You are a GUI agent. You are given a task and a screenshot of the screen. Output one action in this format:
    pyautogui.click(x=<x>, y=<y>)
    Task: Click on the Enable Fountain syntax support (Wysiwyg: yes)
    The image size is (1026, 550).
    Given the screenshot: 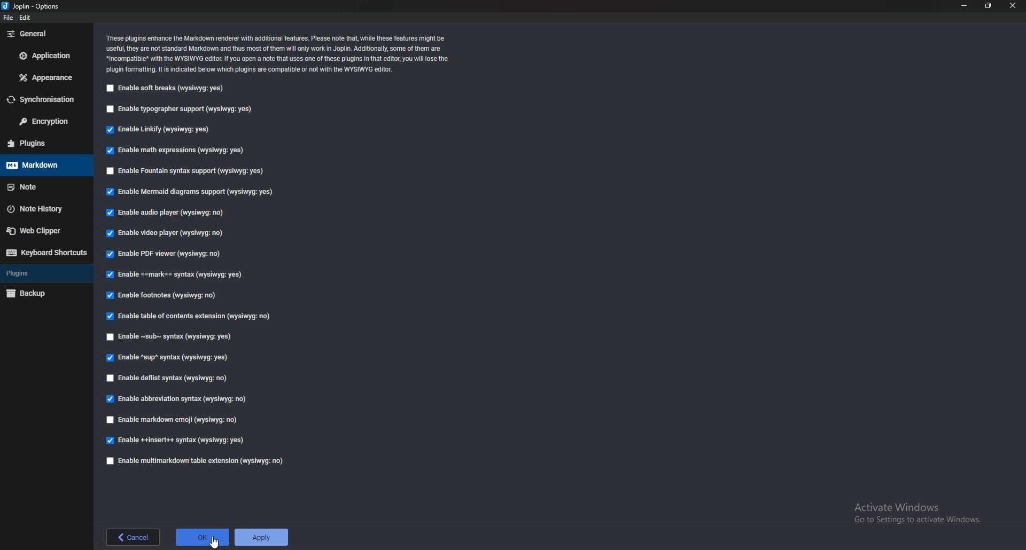 What is the action you would take?
    pyautogui.click(x=186, y=170)
    